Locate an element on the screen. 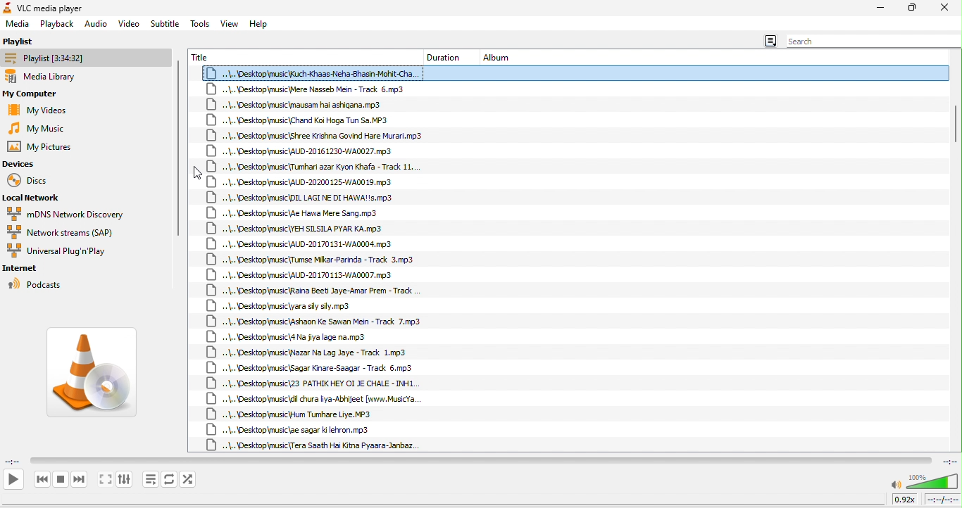  my pictures is located at coordinates (49, 148).